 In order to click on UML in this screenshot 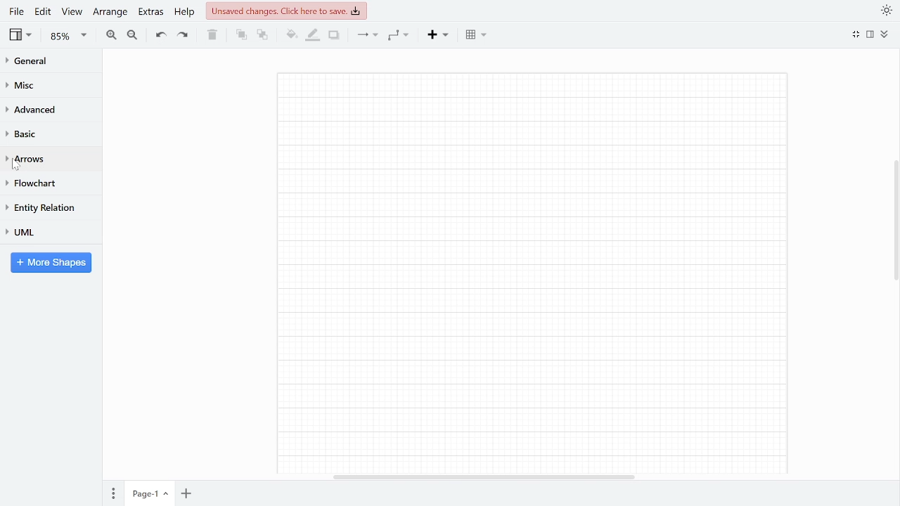, I will do `click(38, 232)`.